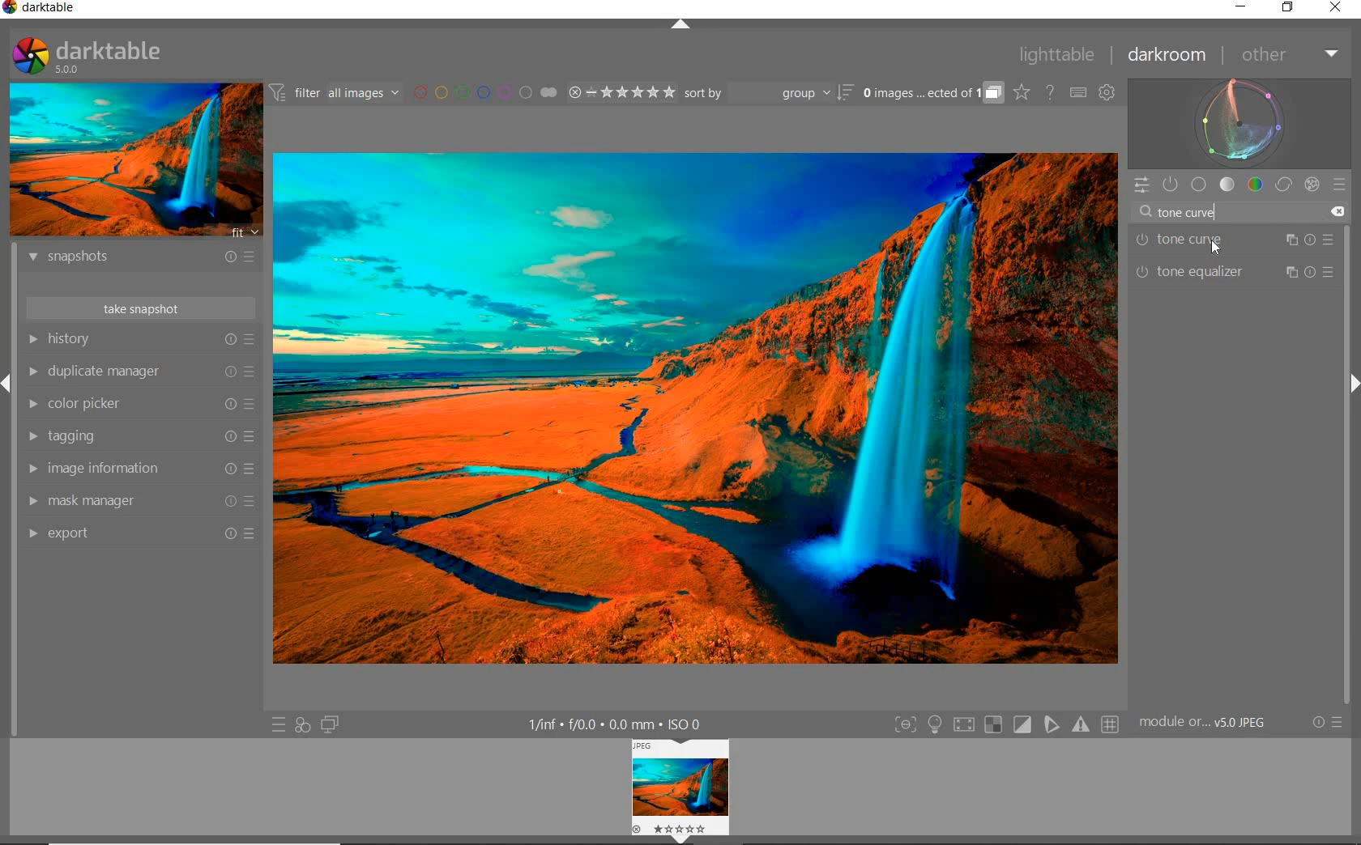 The width and height of the screenshot is (1361, 845). I want to click on effect, so click(1309, 184).